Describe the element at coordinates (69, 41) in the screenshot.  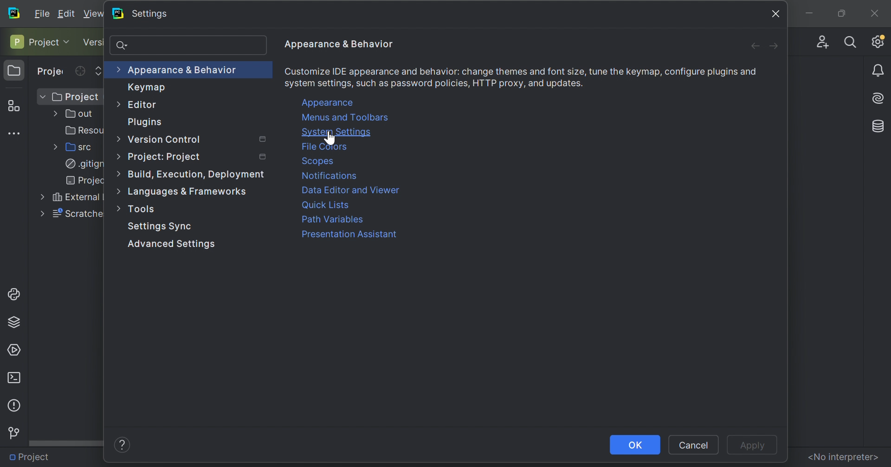
I see `Drop Down` at that location.